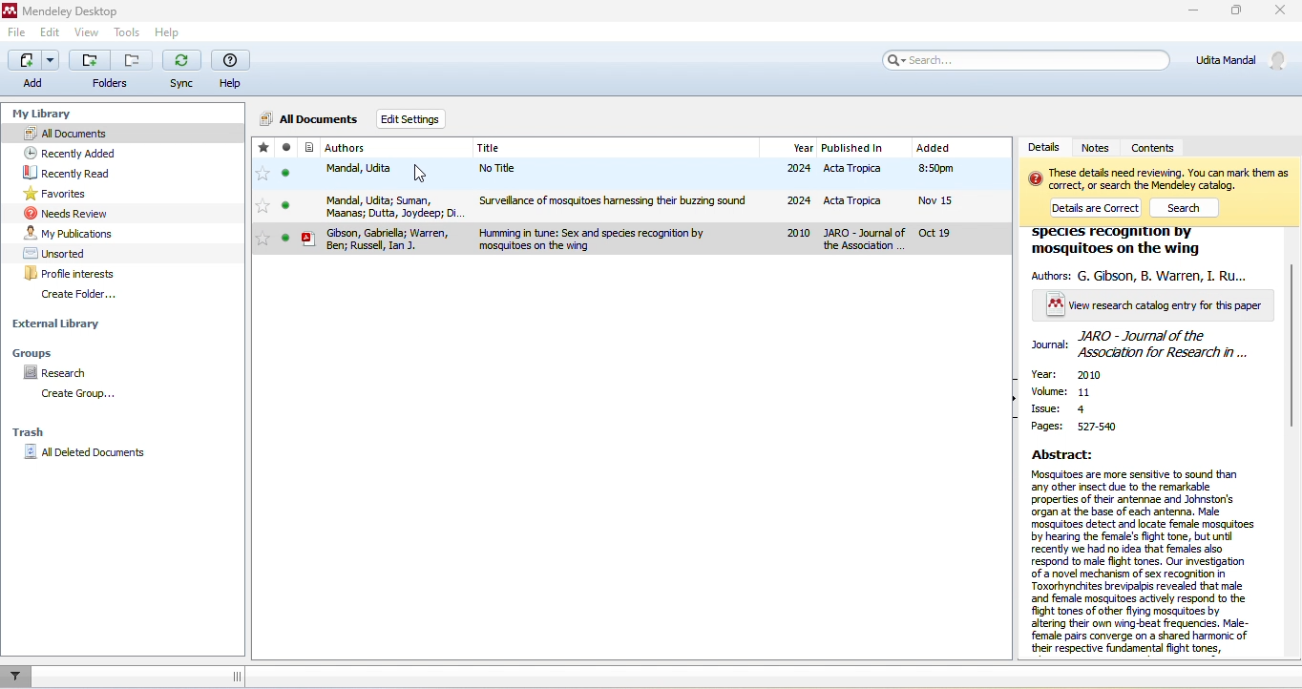  Describe the element at coordinates (792, 148) in the screenshot. I see `year` at that location.